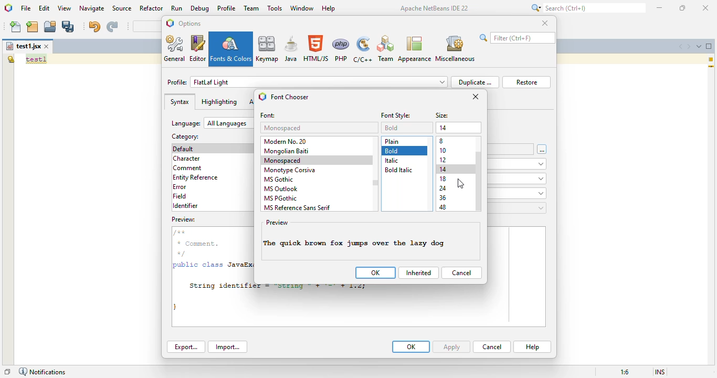 Image resolution: width=717 pixels, height=378 pixels. I want to click on 1 warning, so click(712, 59).